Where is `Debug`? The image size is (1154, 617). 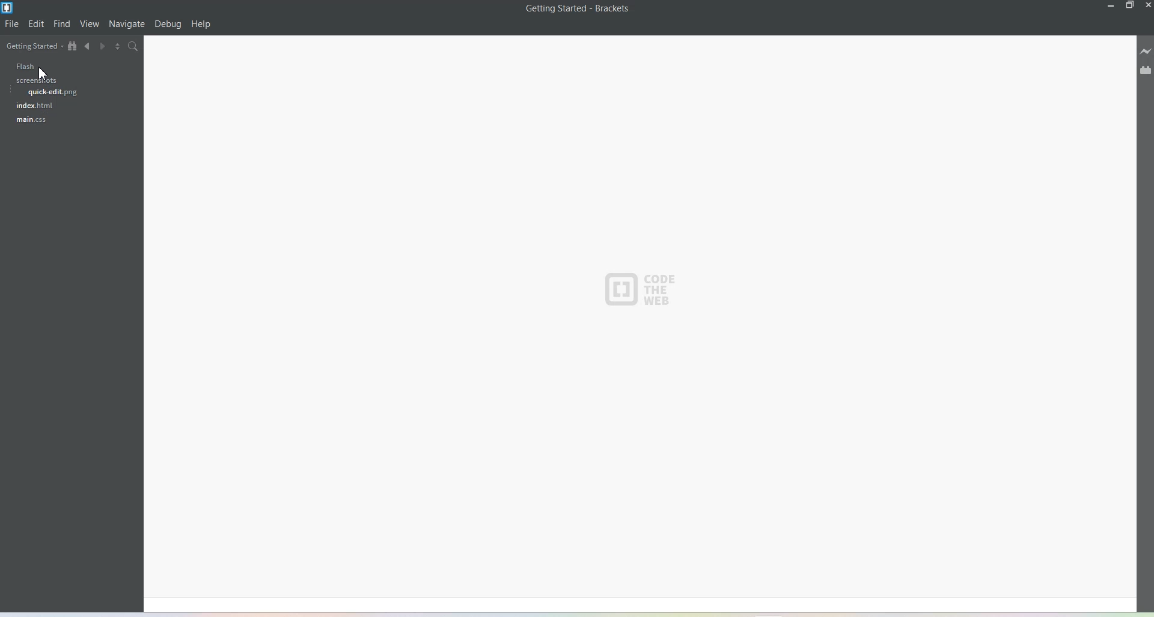
Debug is located at coordinates (168, 25).